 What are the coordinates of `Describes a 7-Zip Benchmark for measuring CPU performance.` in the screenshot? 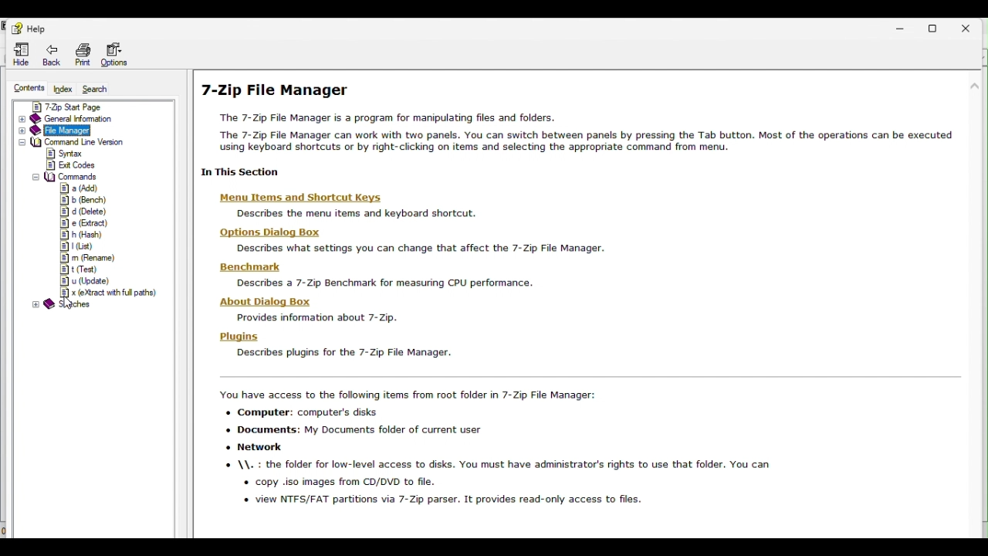 It's located at (391, 284).